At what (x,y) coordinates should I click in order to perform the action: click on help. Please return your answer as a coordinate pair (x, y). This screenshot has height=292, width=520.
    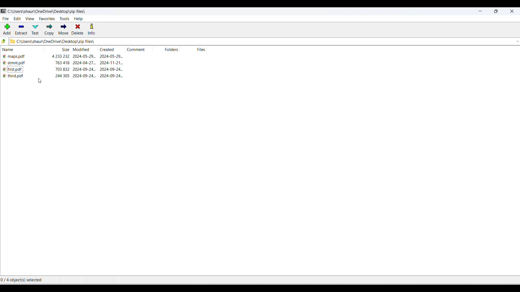
    Looking at the image, I should click on (82, 19).